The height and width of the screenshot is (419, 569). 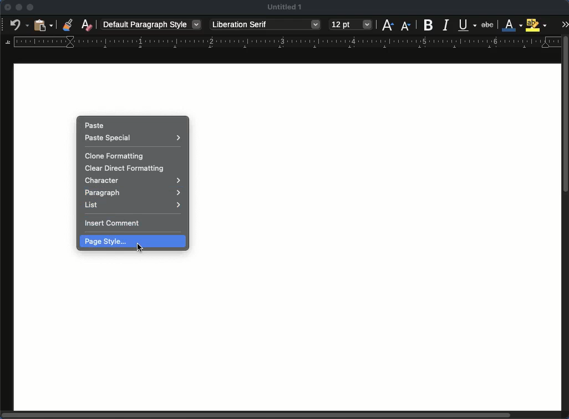 What do you see at coordinates (566, 227) in the screenshot?
I see `scroll` at bounding box center [566, 227].